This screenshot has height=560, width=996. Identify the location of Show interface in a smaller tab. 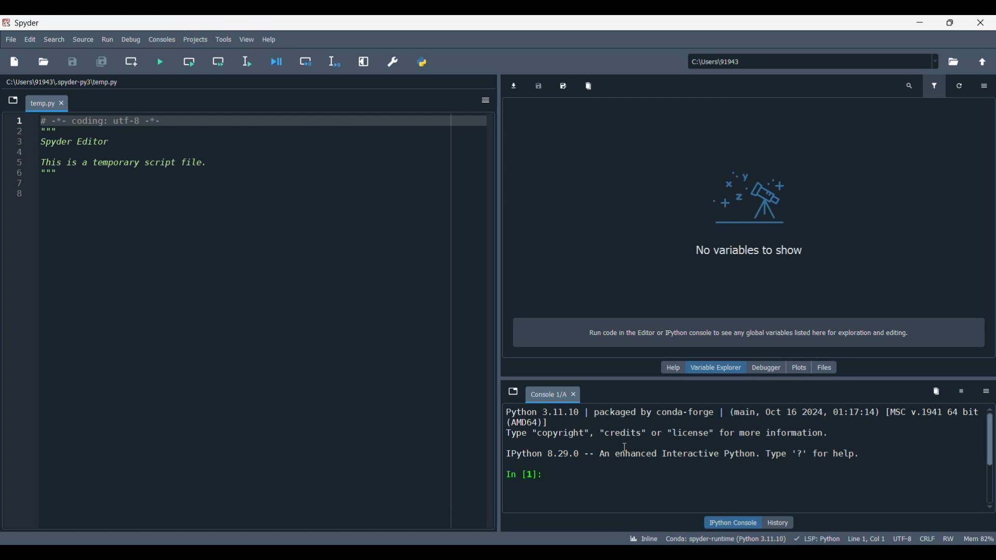
(950, 22).